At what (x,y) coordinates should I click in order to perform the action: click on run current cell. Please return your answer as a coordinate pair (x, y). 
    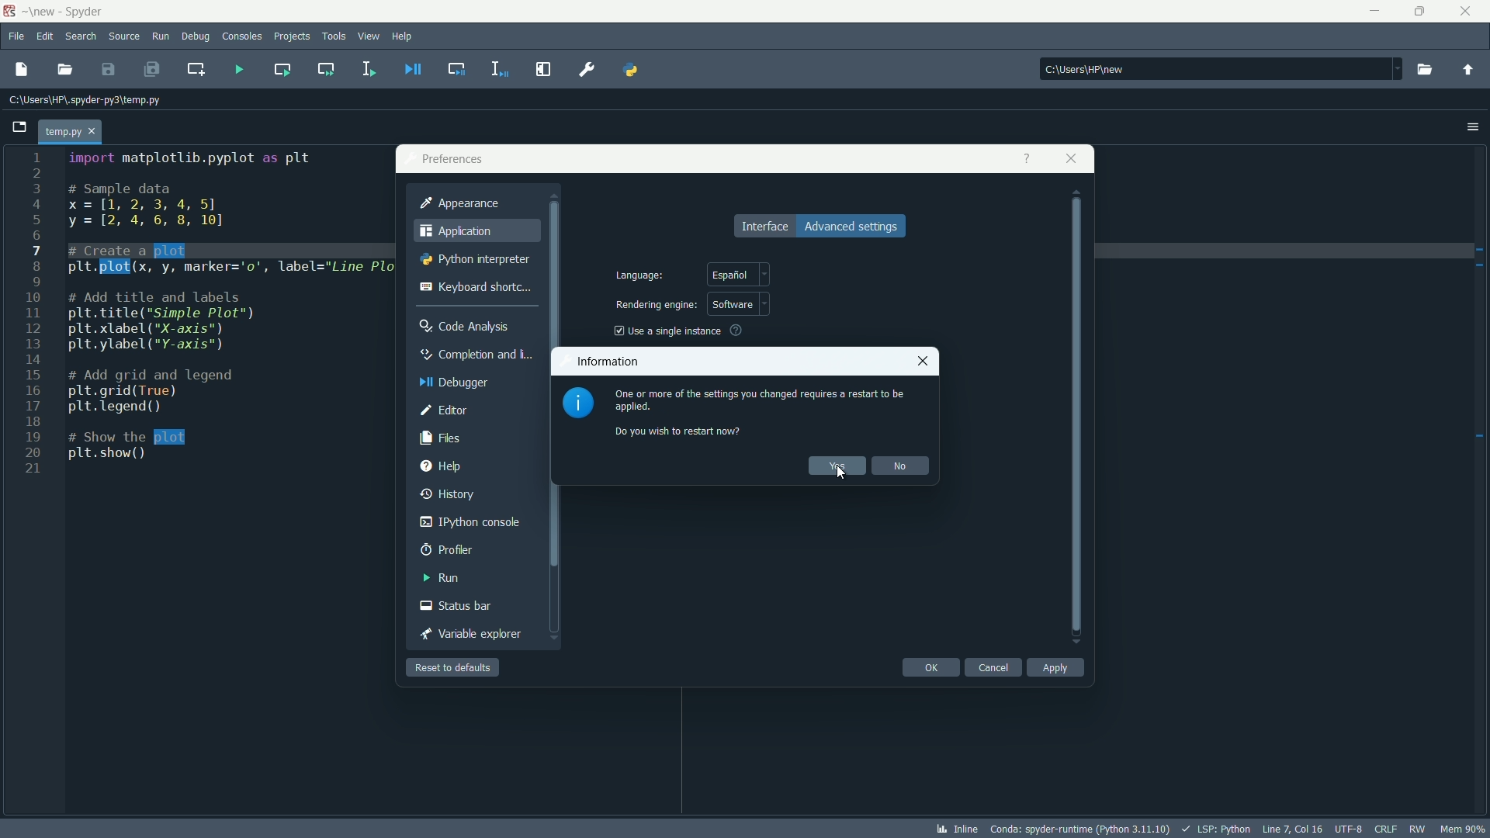
    Looking at the image, I should click on (282, 69).